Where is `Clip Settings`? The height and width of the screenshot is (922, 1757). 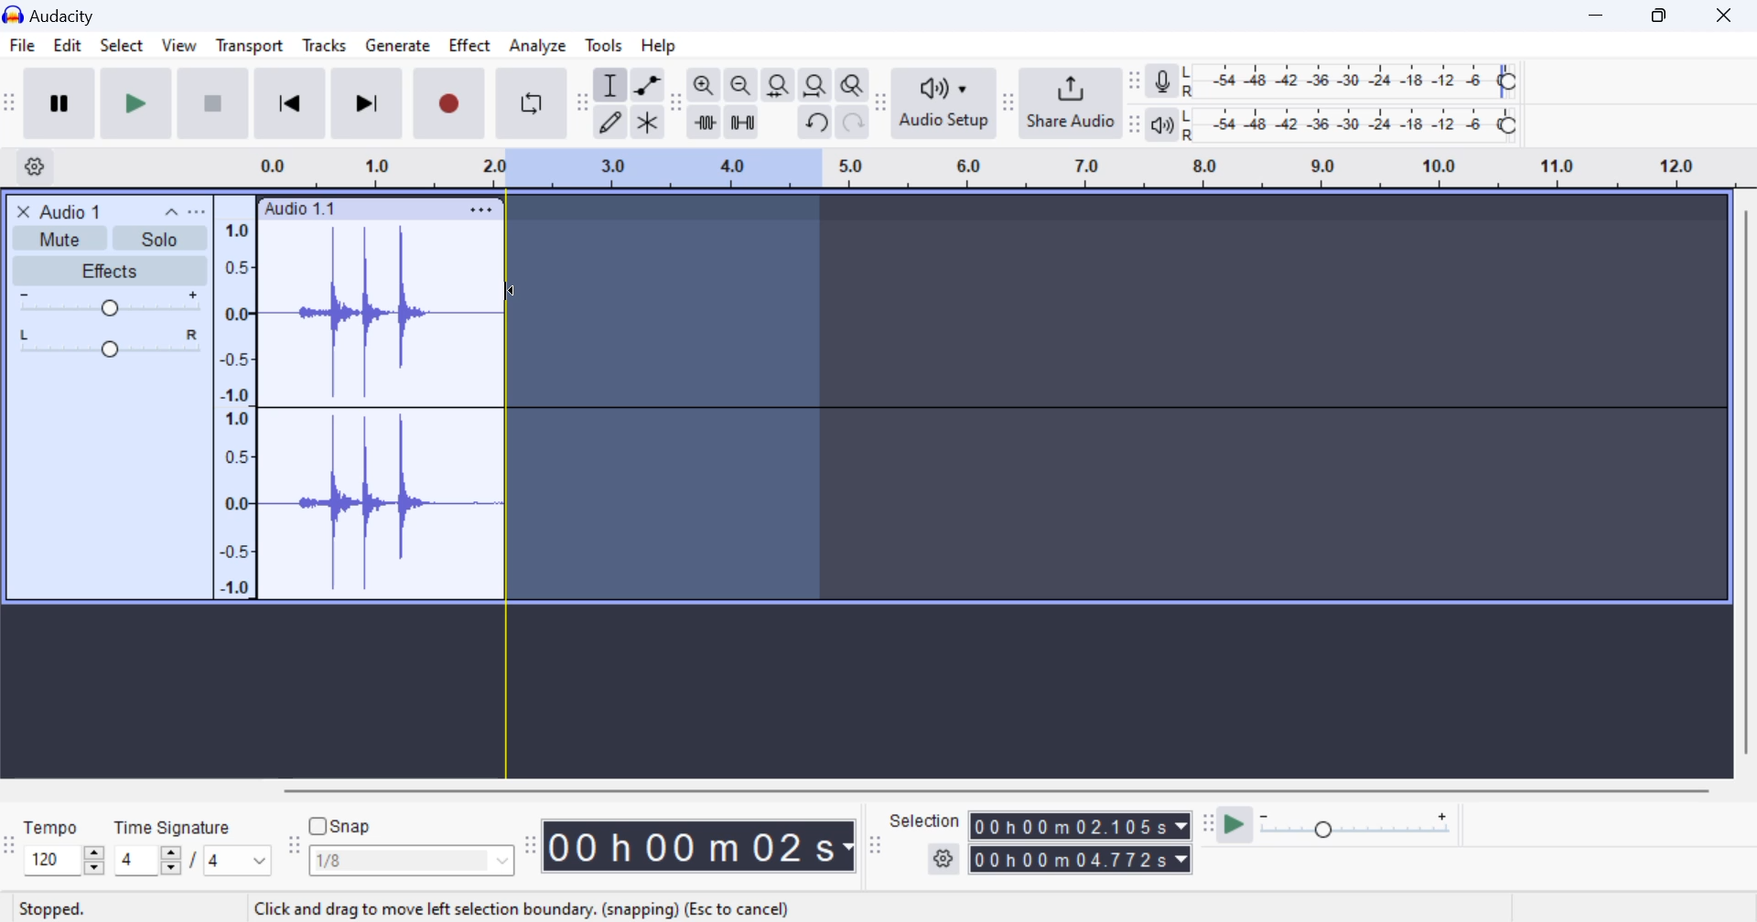
Clip Settings is located at coordinates (481, 209).